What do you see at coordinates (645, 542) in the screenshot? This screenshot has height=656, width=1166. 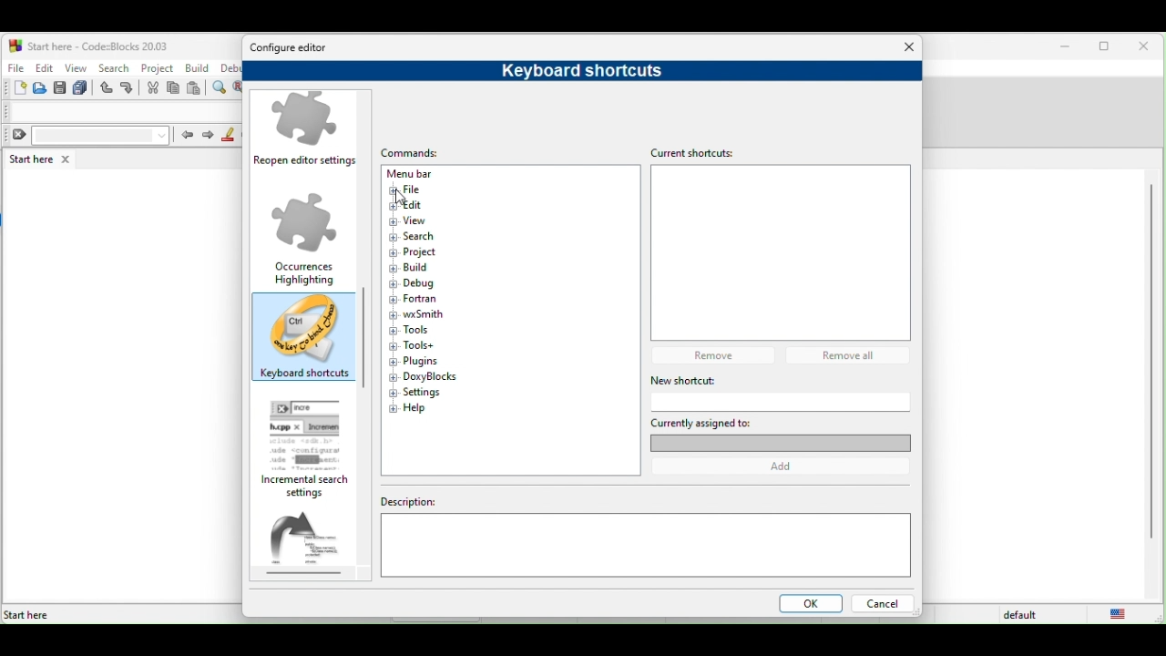 I see `description` at bounding box center [645, 542].